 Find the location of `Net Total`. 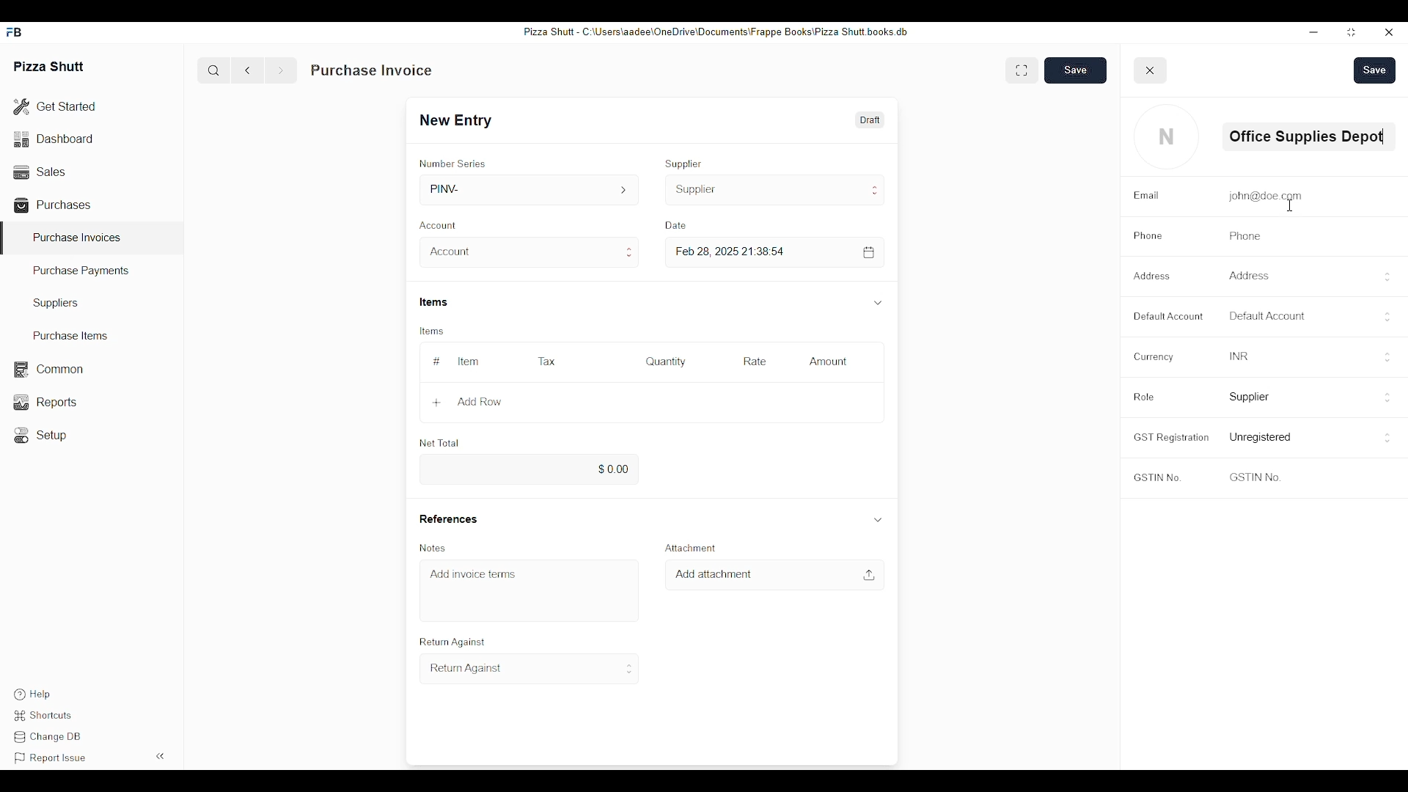

Net Total is located at coordinates (439, 443).